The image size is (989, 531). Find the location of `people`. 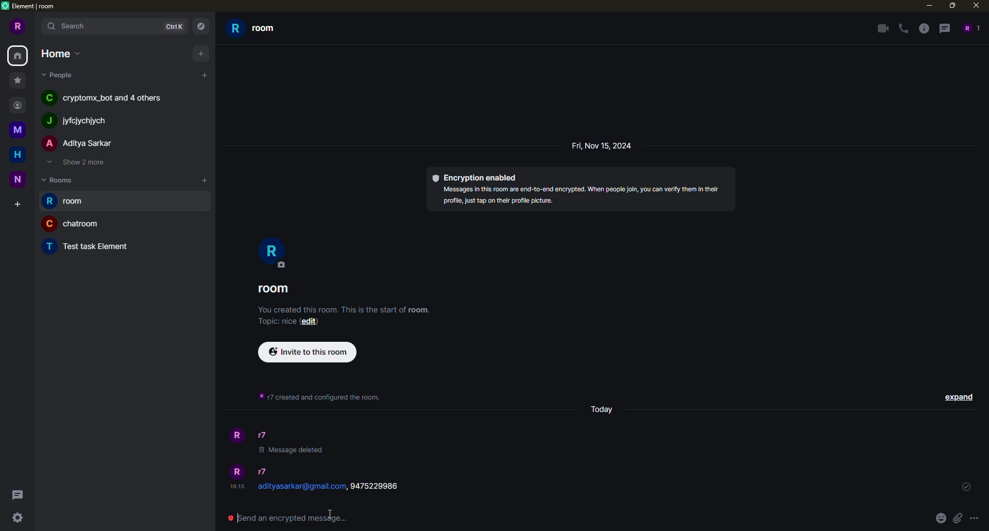

people is located at coordinates (81, 120).